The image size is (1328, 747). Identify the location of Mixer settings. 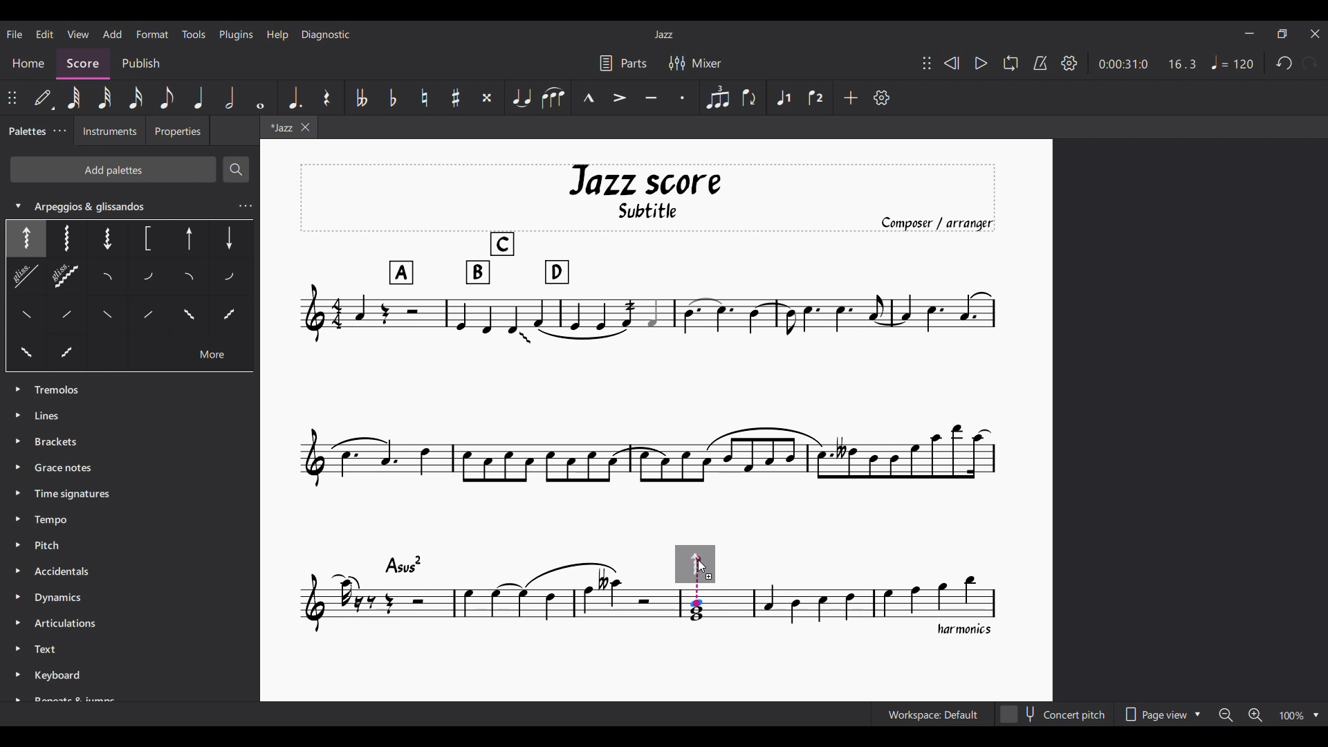
(695, 63).